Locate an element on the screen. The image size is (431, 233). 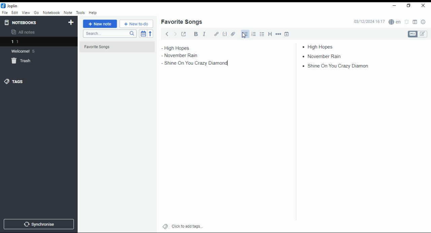
checkbox is located at coordinates (261, 35).